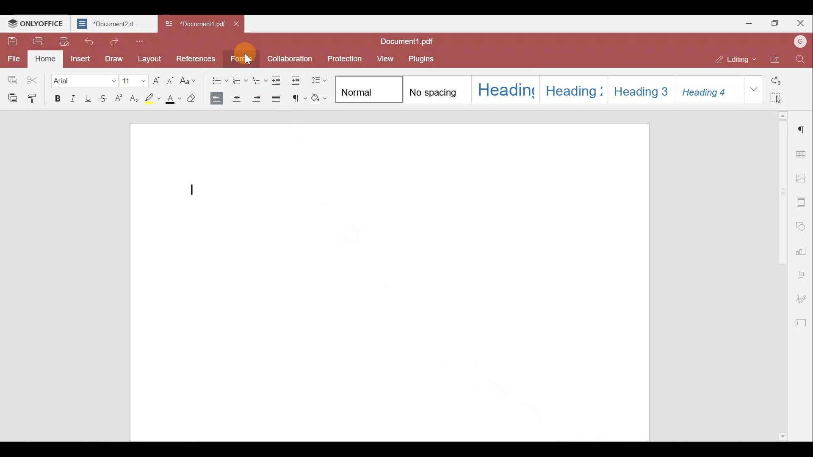 The width and height of the screenshot is (813, 457). What do you see at coordinates (84, 81) in the screenshot?
I see `Font name` at bounding box center [84, 81].